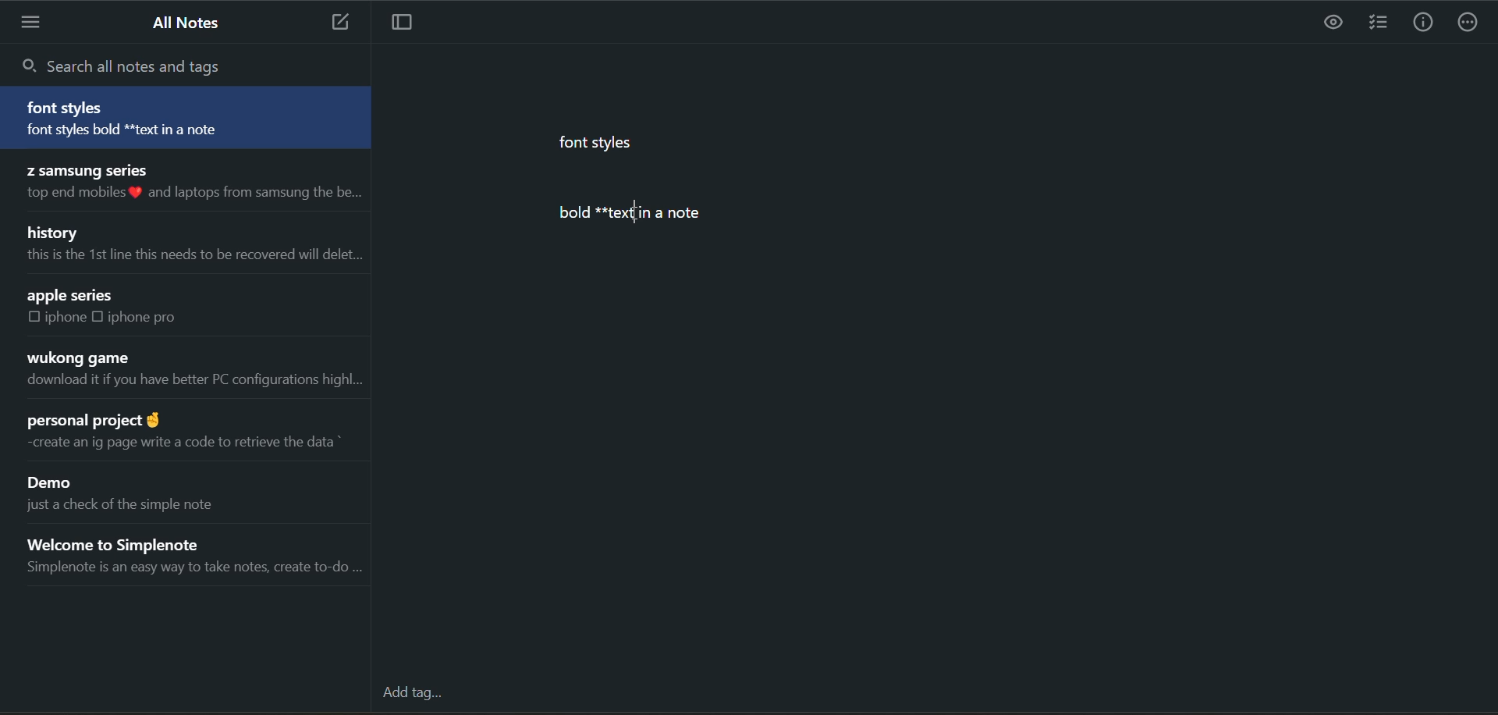 The width and height of the screenshot is (1498, 715). I want to click on Simplenote is an easy way to take notes, create to-do ..., so click(193, 571).